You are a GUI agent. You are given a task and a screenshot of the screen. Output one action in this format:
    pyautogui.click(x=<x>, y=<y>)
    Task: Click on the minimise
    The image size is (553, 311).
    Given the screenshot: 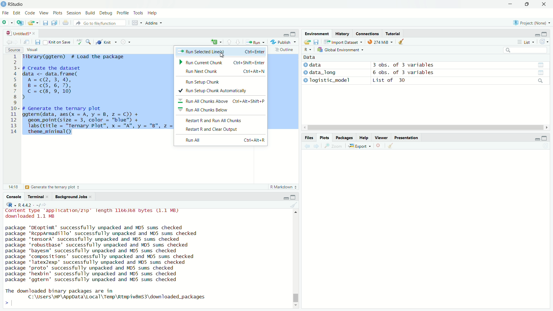 What is the action you would take?
    pyautogui.click(x=285, y=197)
    